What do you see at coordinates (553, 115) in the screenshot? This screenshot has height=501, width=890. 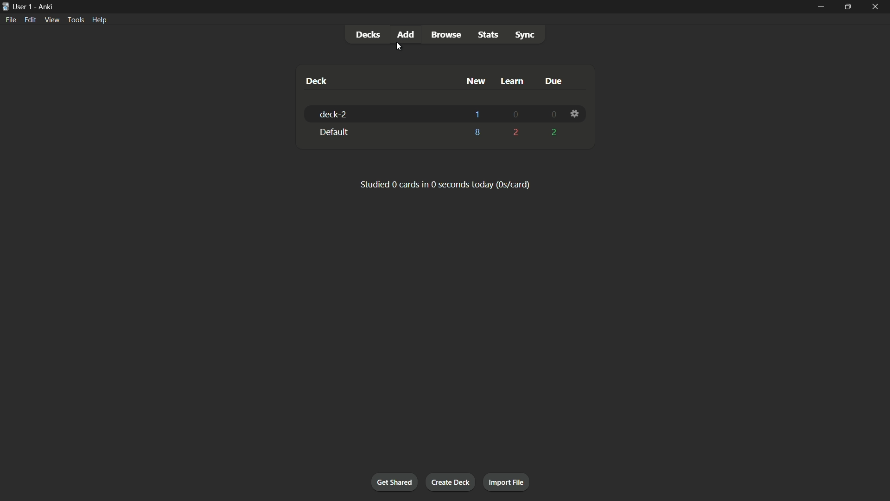 I see `0` at bounding box center [553, 115].